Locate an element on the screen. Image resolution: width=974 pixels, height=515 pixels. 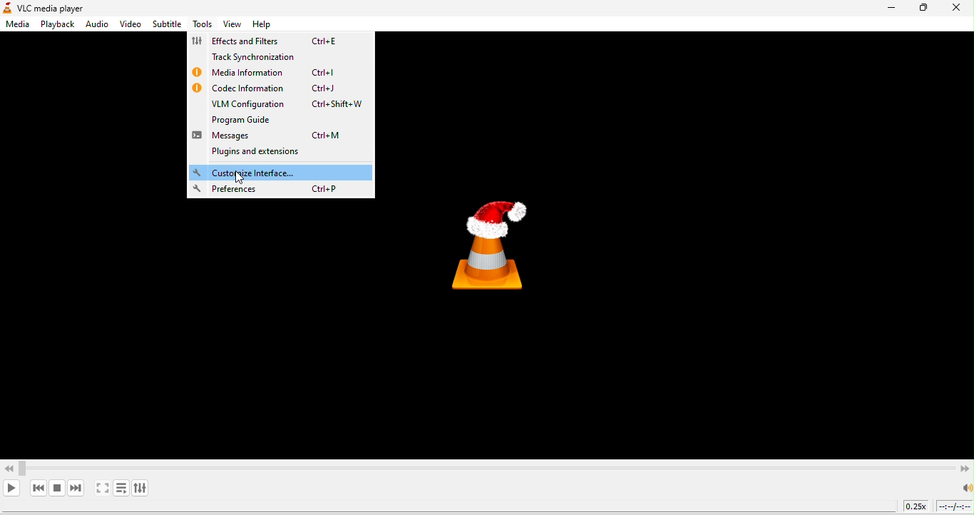
timeline is located at coordinates (955, 506).